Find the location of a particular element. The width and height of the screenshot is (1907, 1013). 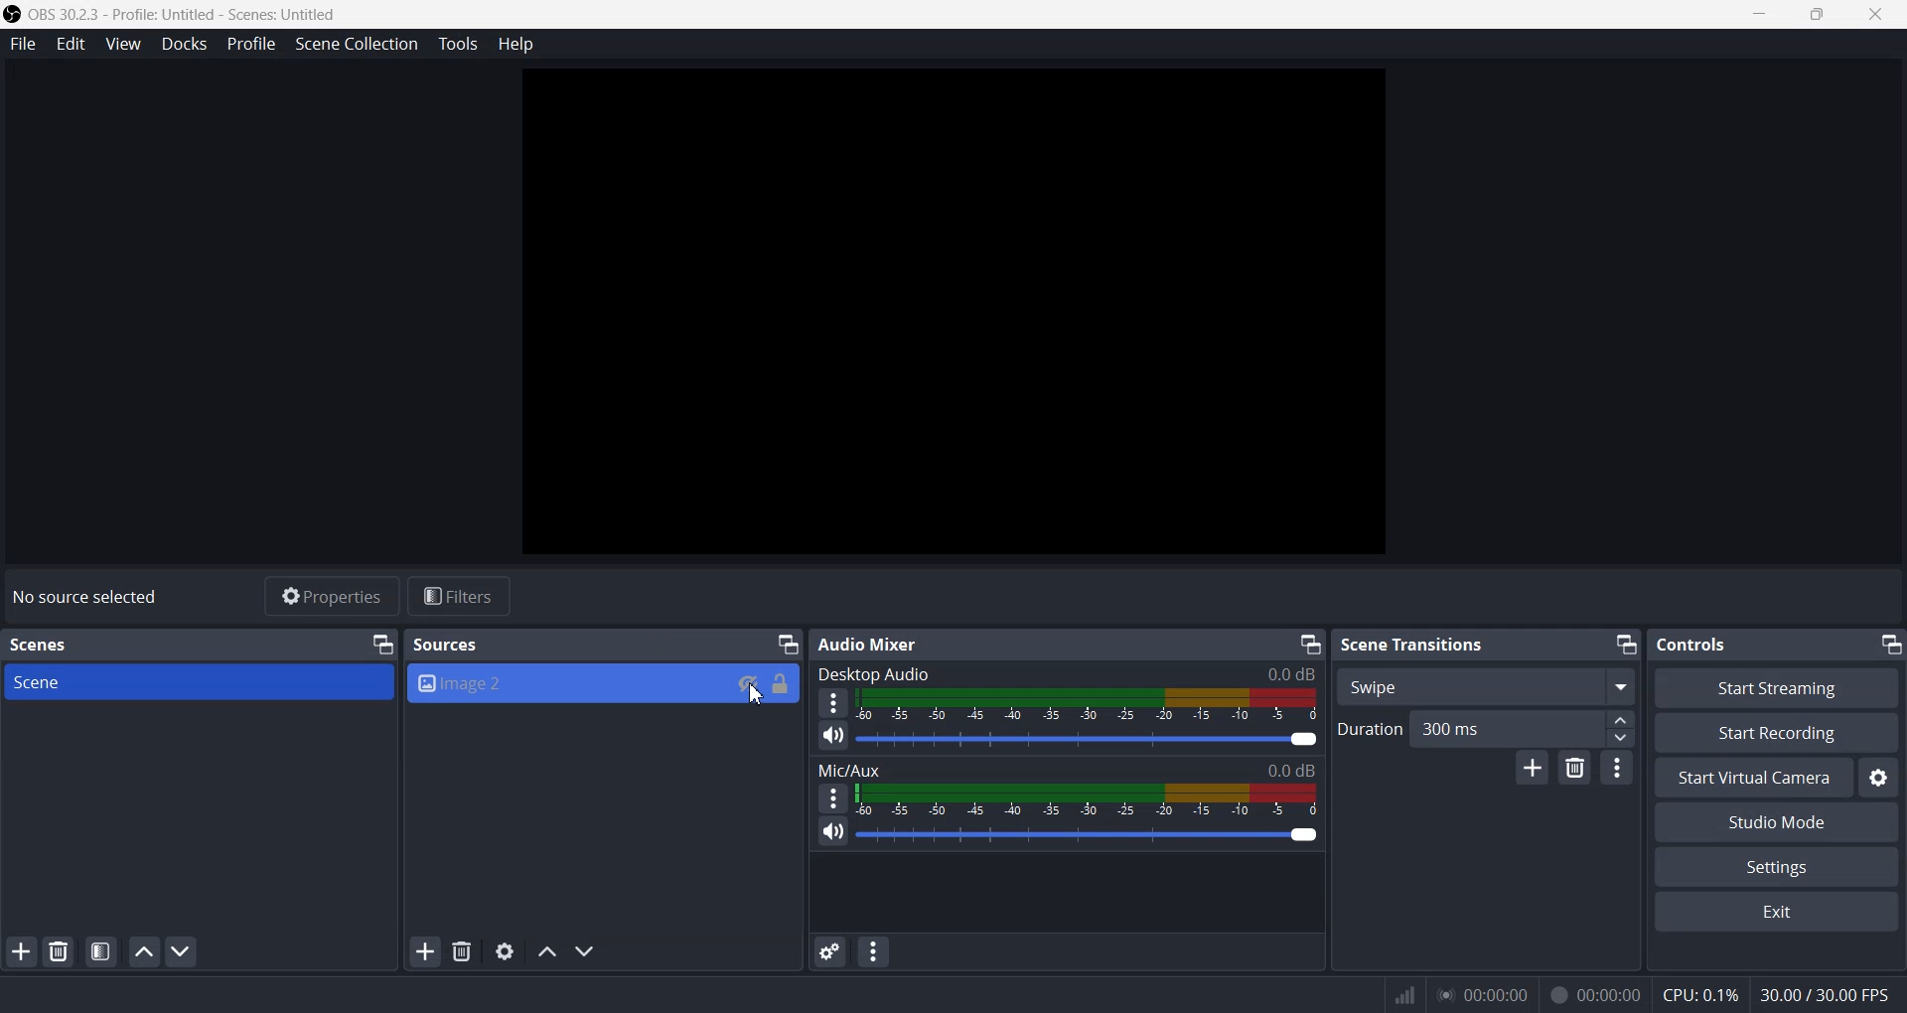

Start Streaming is located at coordinates (1776, 686).